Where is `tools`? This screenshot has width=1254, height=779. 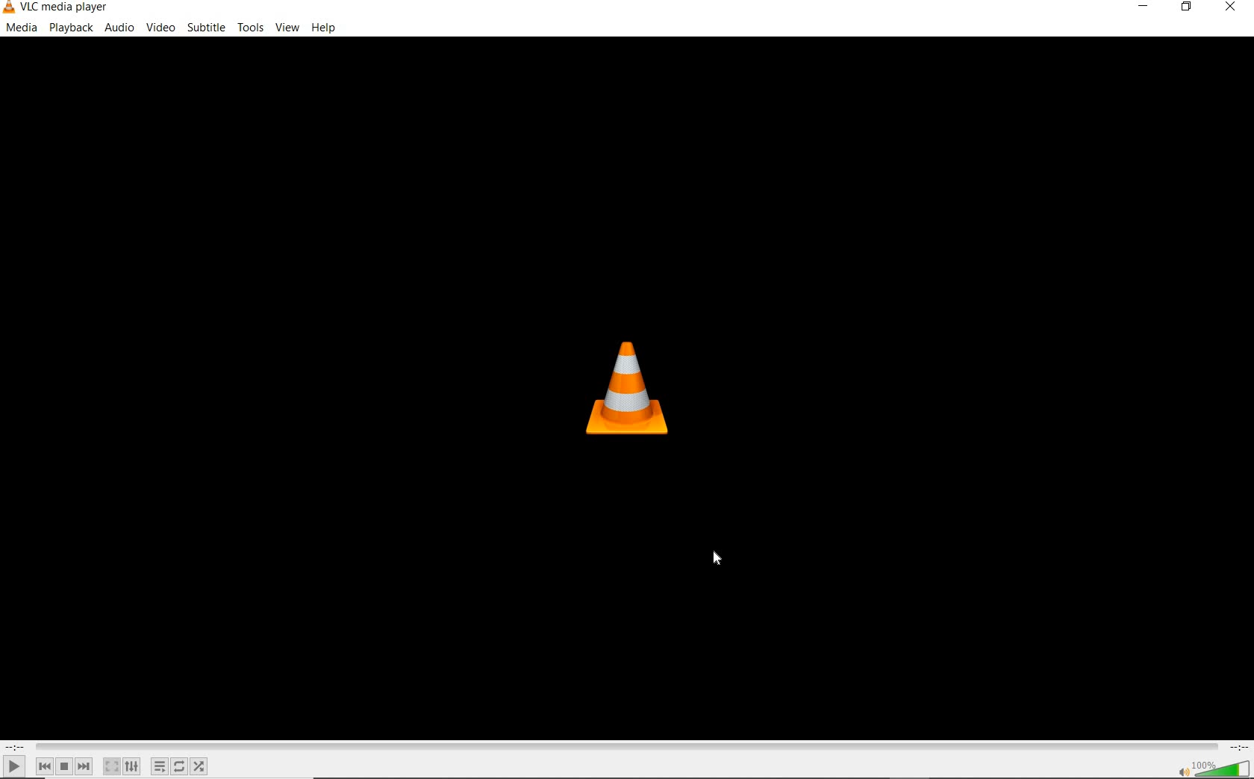 tools is located at coordinates (249, 25).